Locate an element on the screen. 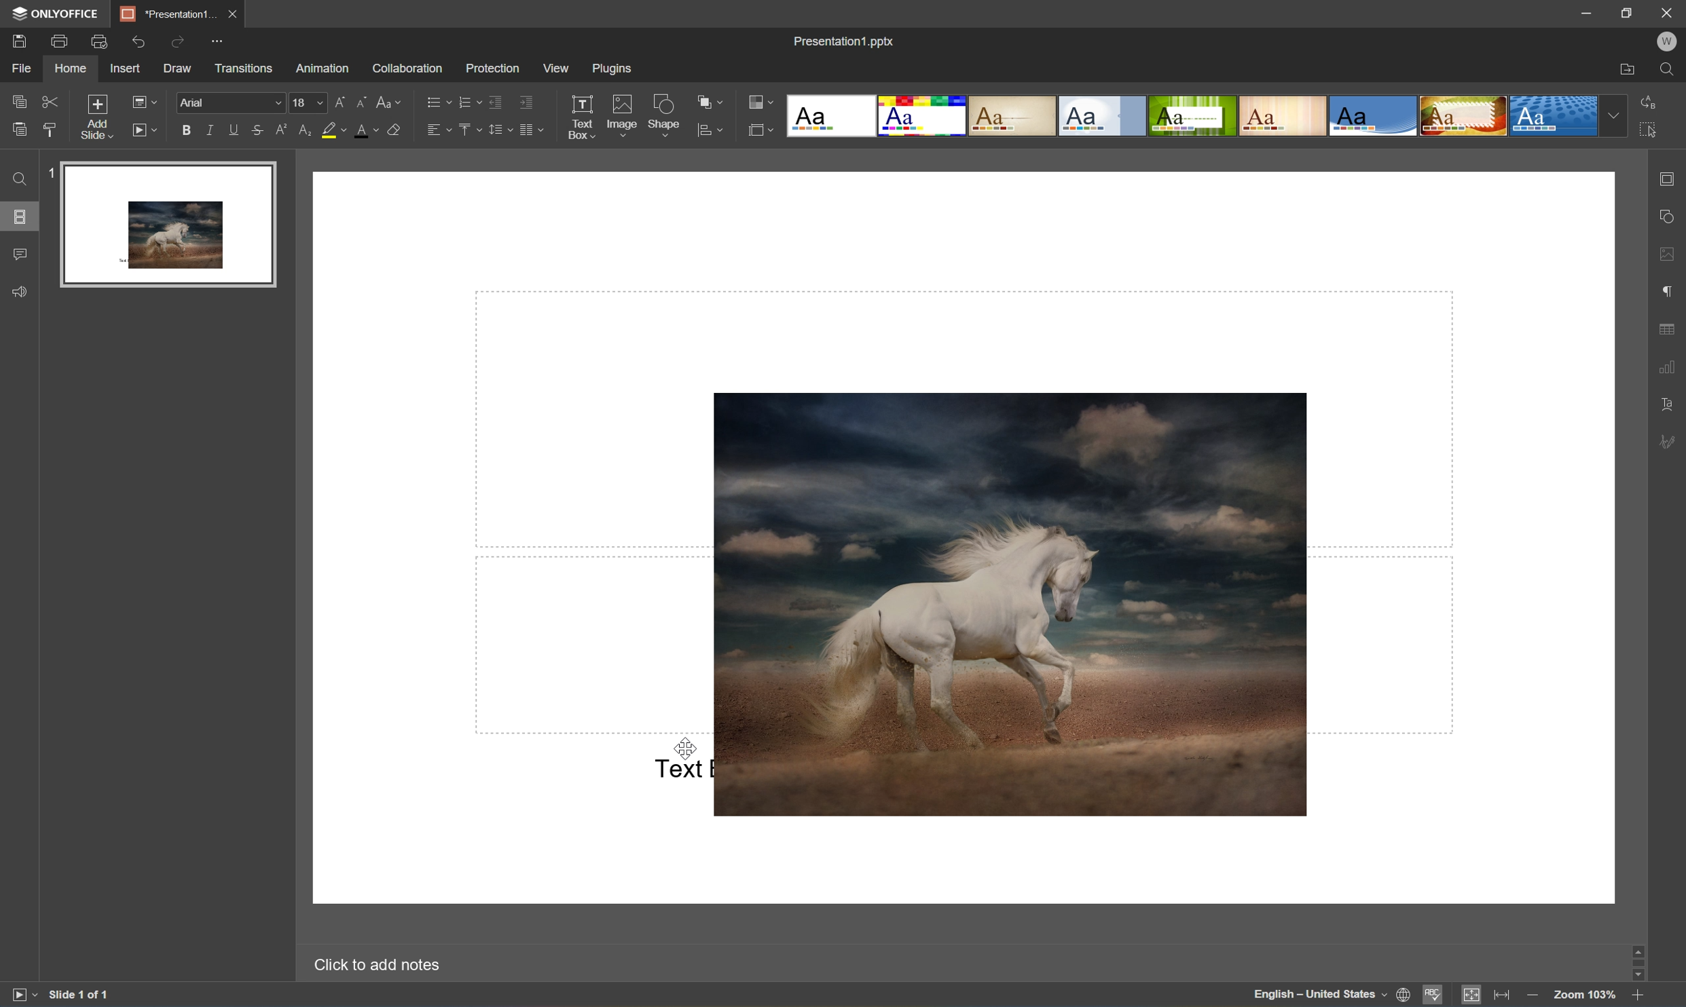 The image size is (1686, 1007). Zoom 103% is located at coordinates (1585, 993).